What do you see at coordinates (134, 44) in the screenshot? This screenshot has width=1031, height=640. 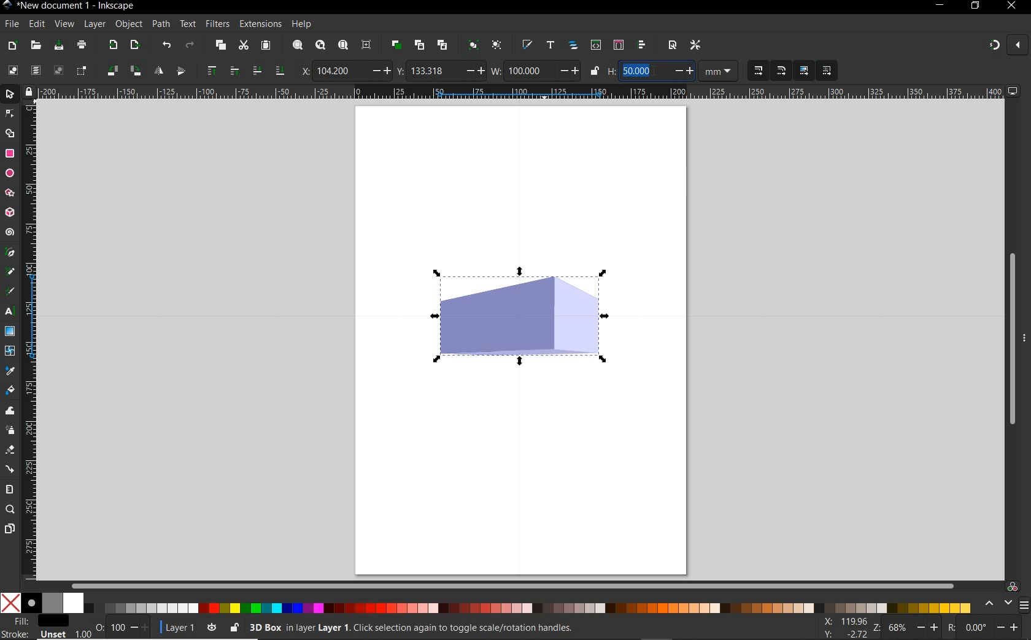 I see `open export` at bounding box center [134, 44].